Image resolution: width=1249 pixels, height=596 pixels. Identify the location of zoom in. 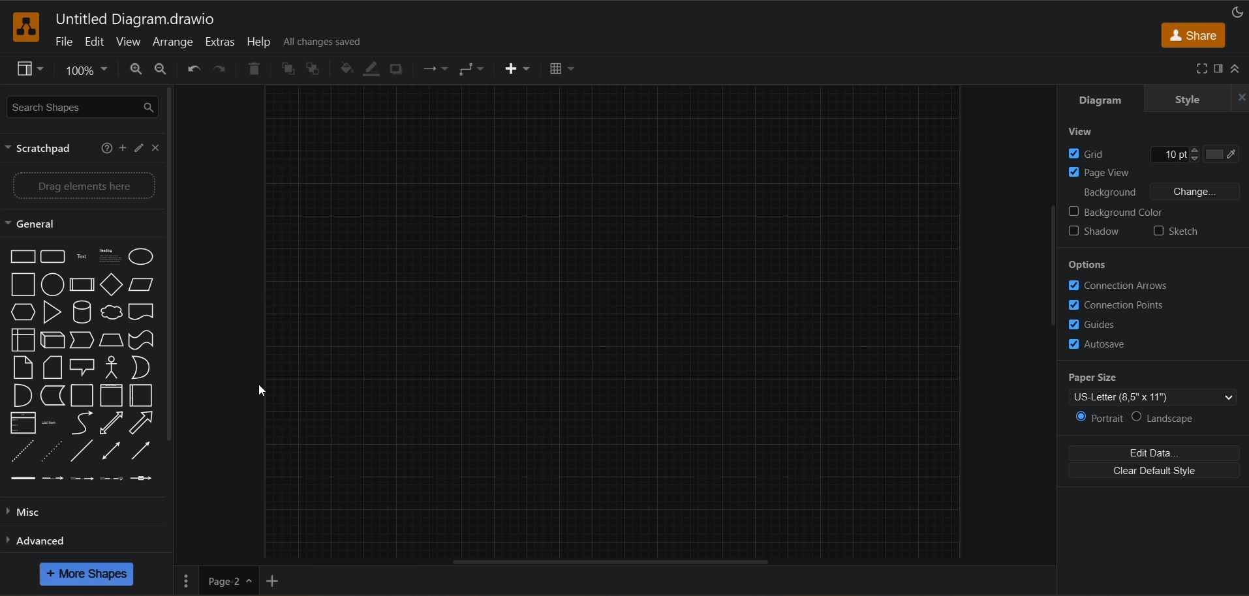
(137, 70).